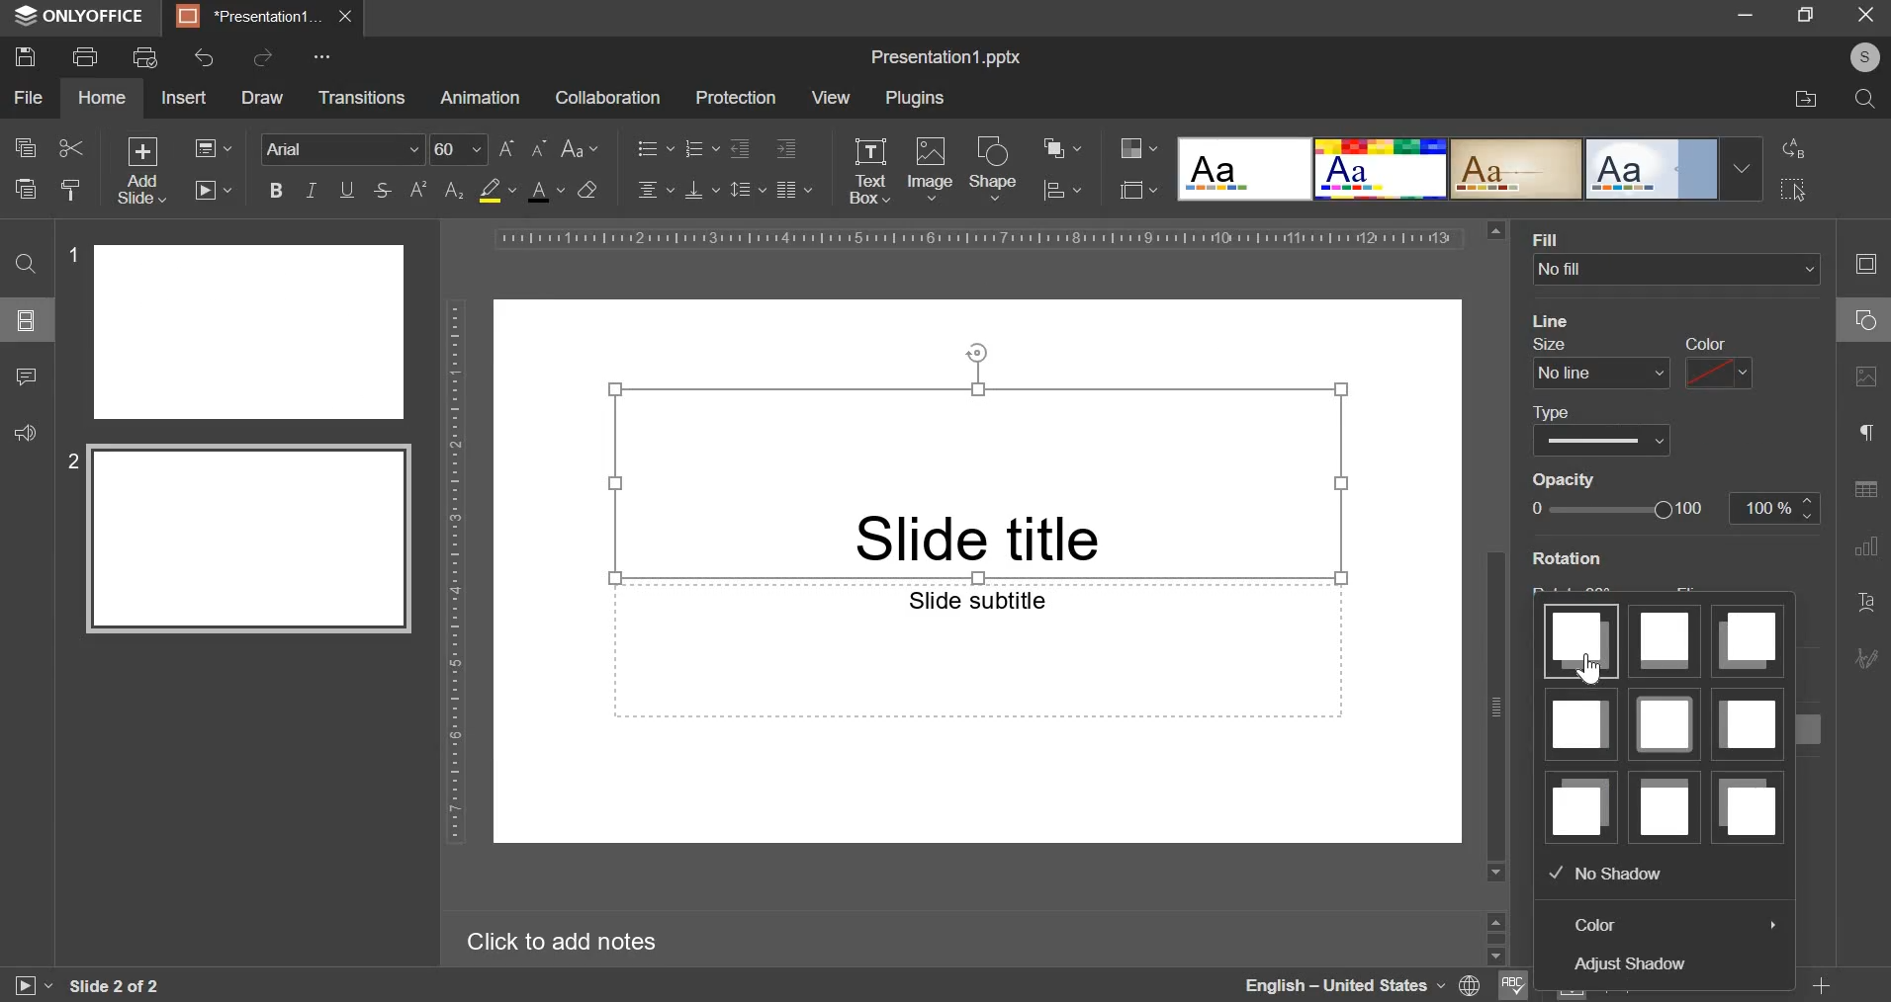 The width and height of the screenshot is (1891, 1002). What do you see at coordinates (1870, 377) in the screenshot?
I see `image settings` at bounding box center [1870, 377].